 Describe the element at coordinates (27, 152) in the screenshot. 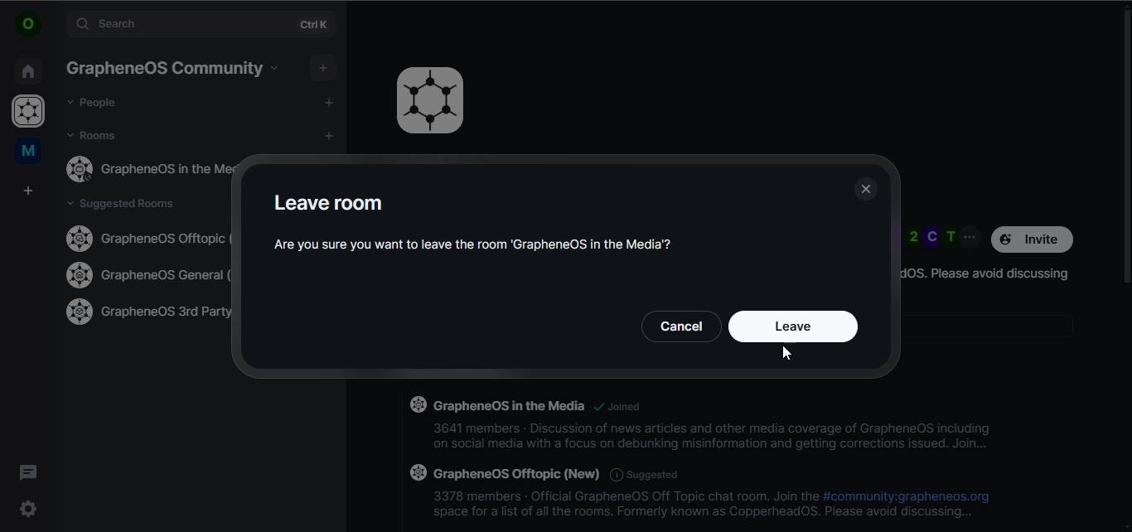

I see `me` at that location.